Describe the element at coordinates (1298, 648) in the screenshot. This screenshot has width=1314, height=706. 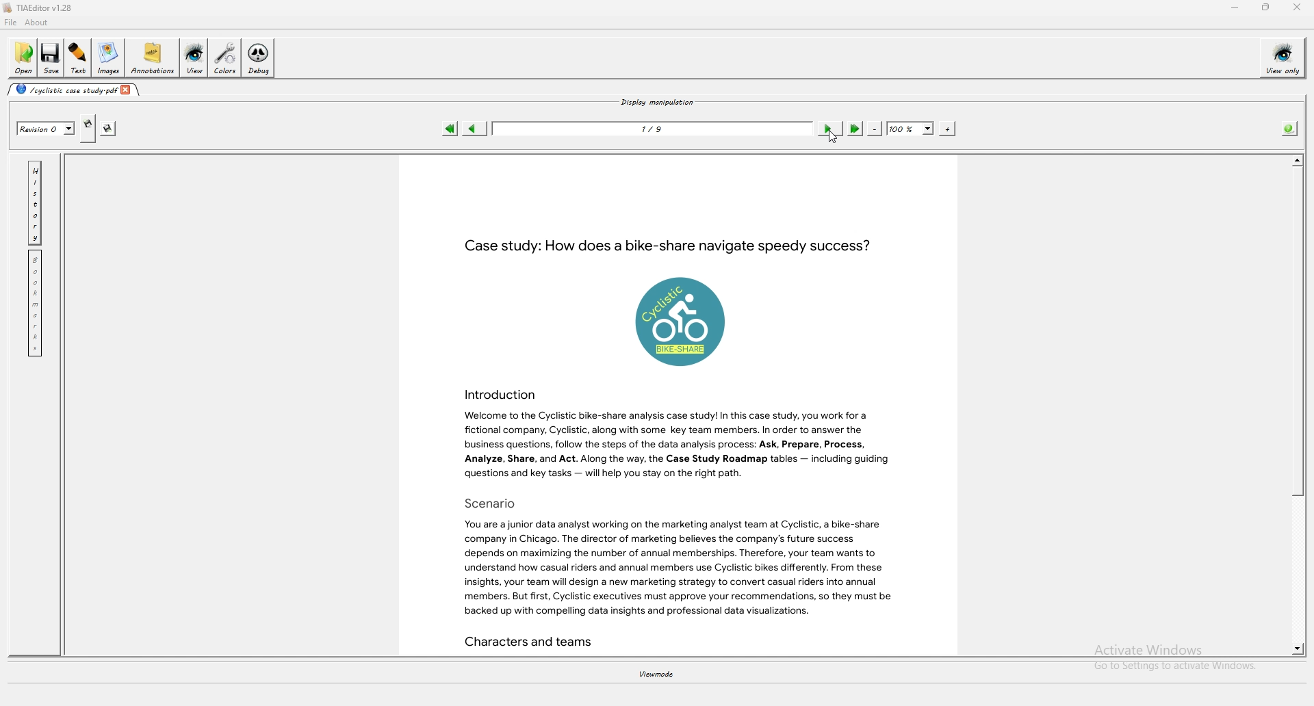
I see `scroll down` at that location.